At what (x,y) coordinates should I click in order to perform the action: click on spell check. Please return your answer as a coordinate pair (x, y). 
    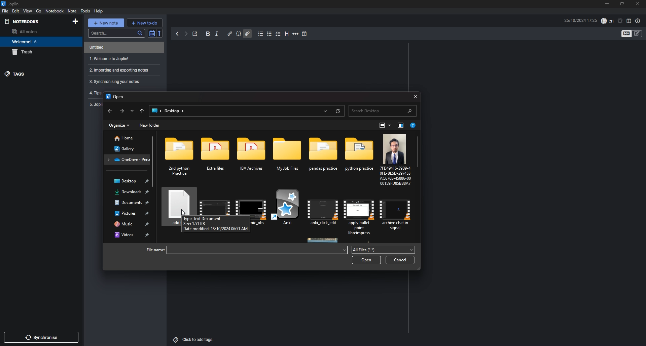
    Looking at the image, I should click on (607, 21).